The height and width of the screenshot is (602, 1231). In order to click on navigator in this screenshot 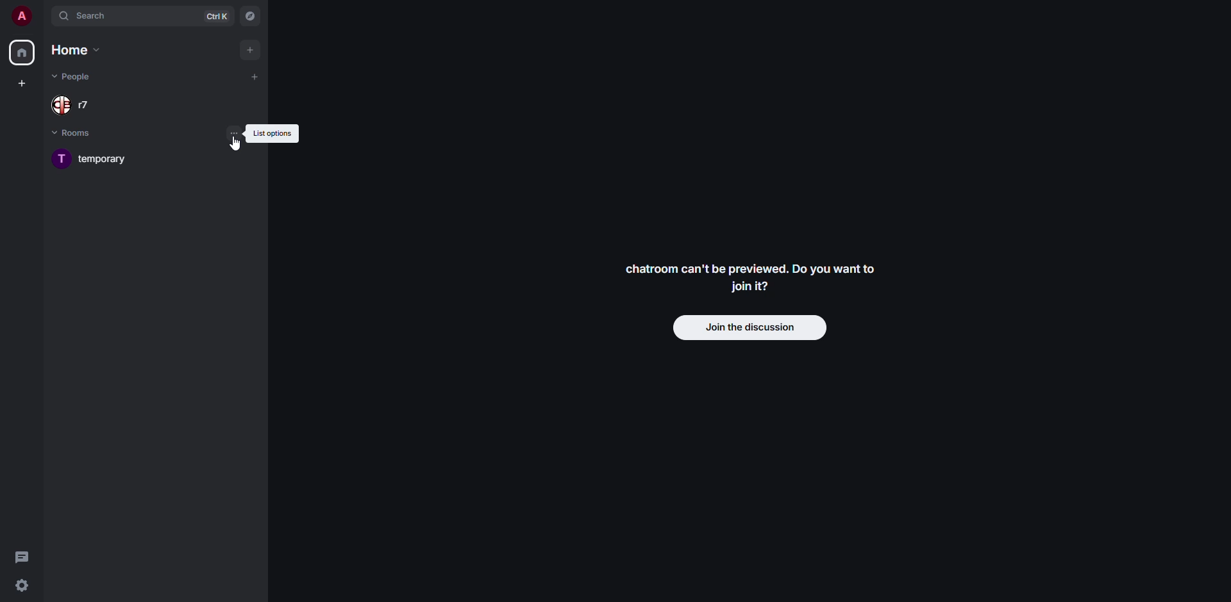, I will do `click(251, 16)`.